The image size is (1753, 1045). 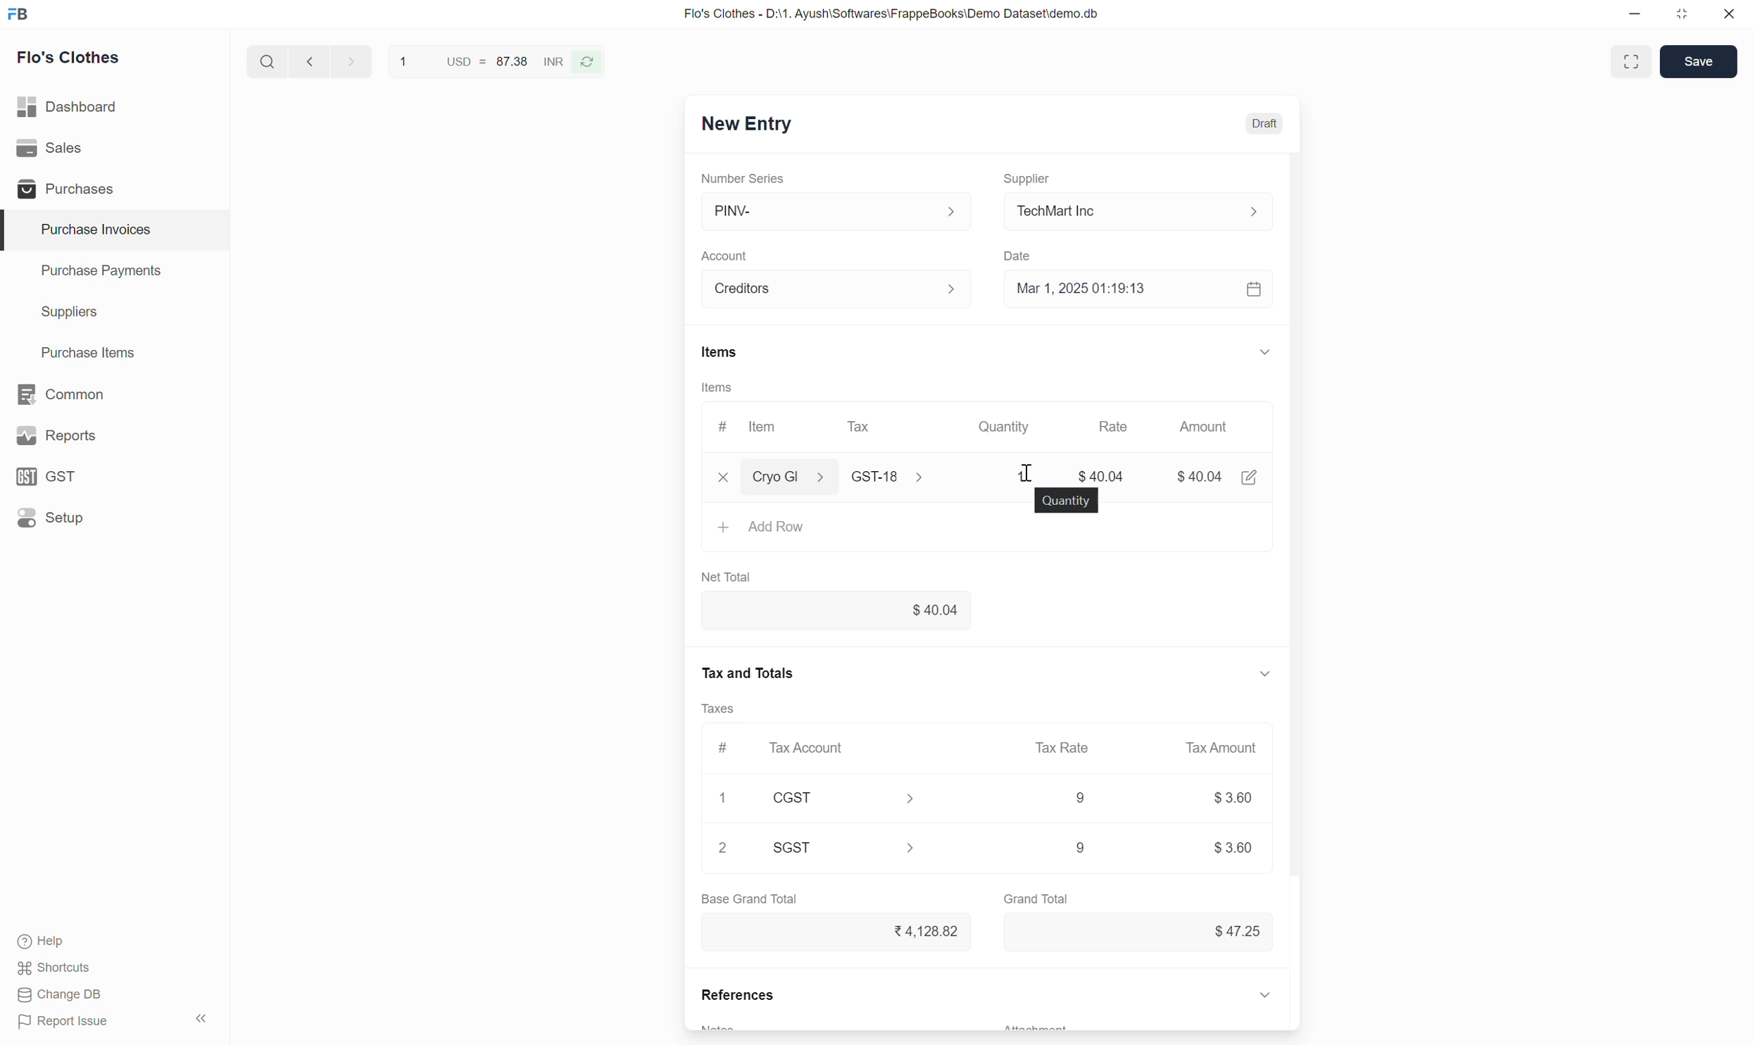 What do you see at coordinates (69, 104) in the screenshot?
I see `Dashboard` at bounding box center [69, 104].